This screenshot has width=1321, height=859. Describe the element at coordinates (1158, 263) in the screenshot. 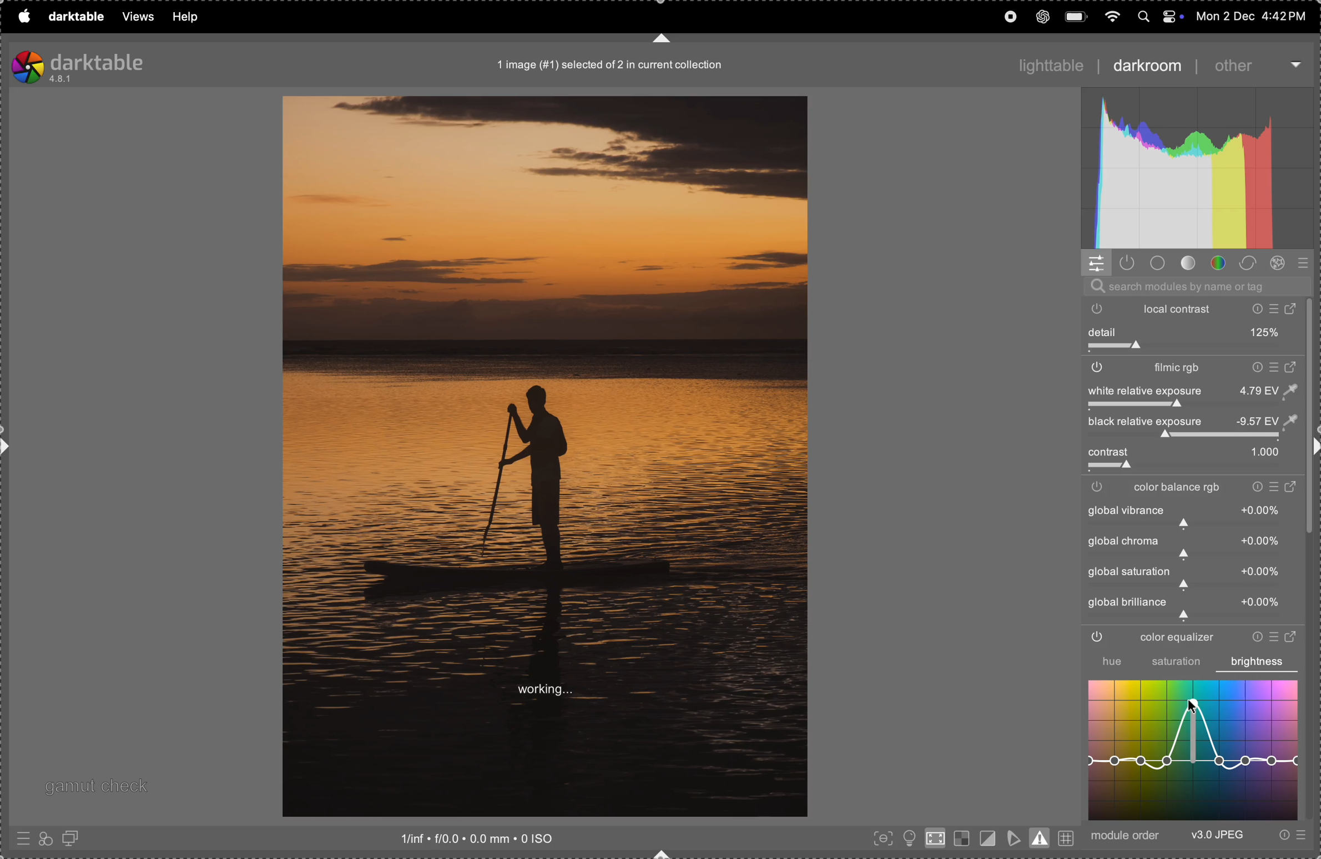

I see `base` at that location.